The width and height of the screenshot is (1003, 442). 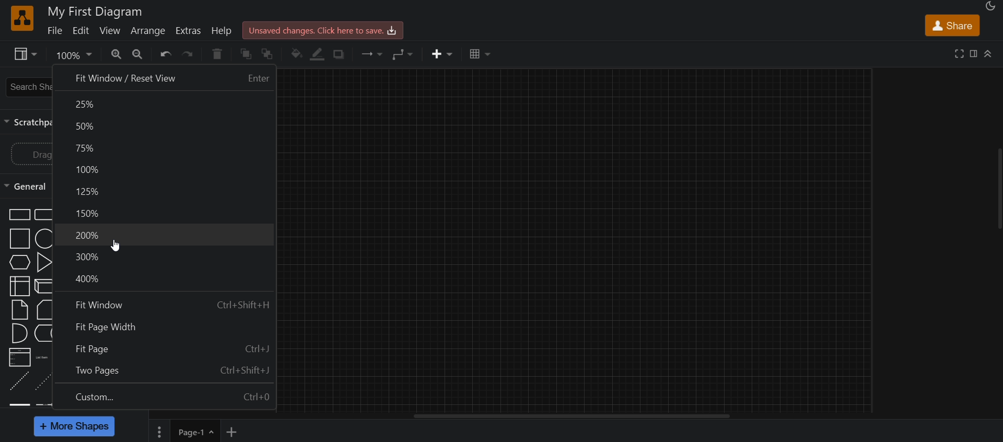 I want to click on fit window/reset view, so click(x=169, y=79).